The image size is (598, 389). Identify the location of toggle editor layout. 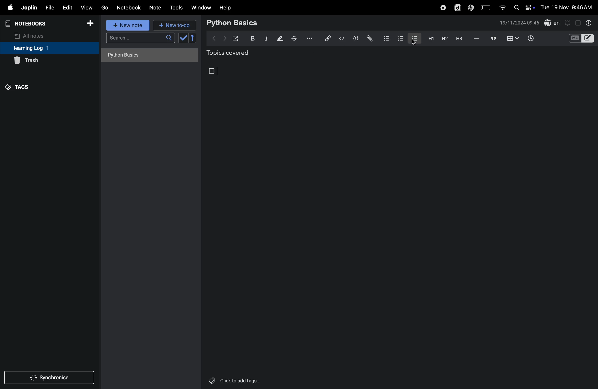
(578, 22).